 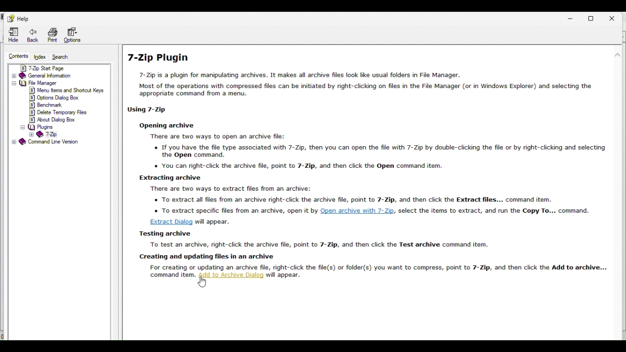 What do you see at coordinates (49, 142) in the screenshot?
I see `Command line version ` at bounding box center [49, 142].